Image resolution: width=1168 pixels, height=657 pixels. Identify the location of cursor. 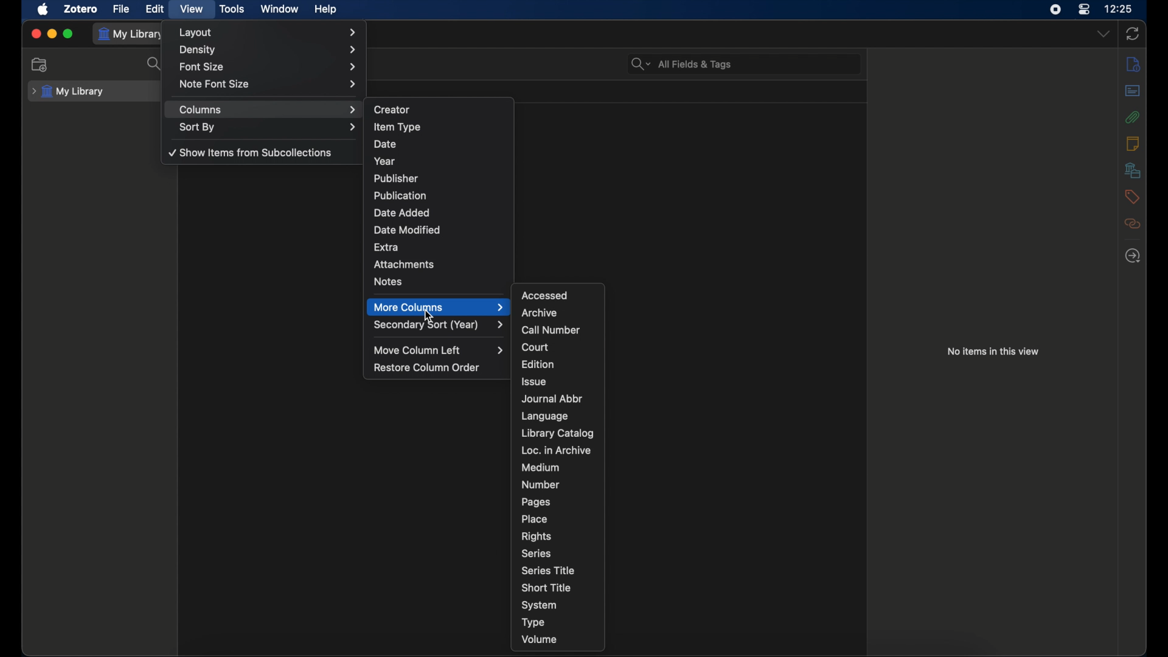
(431, 316).